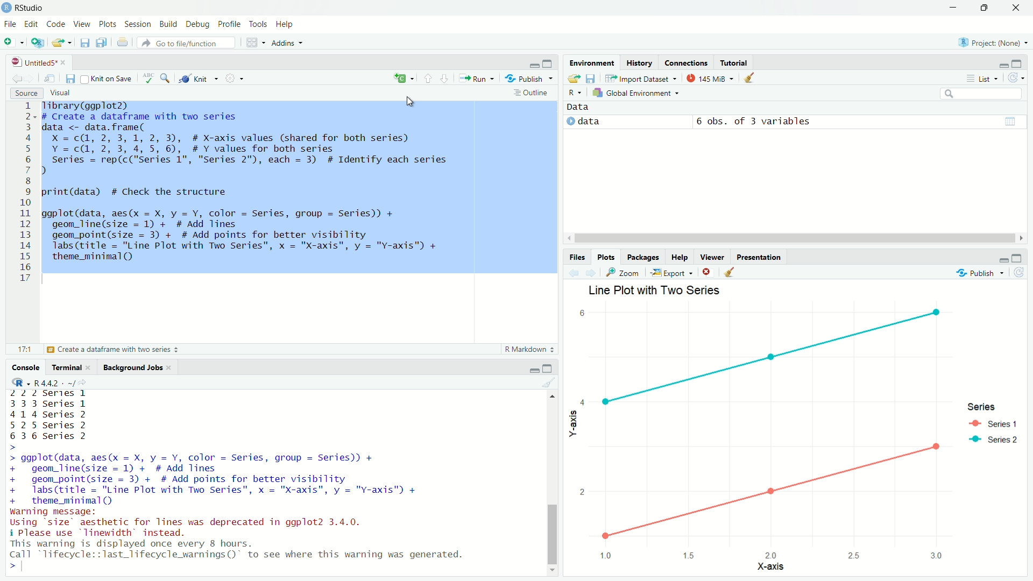  Describe the element at coordinates (165, 79) in the screenshot. I see `Find/Replace` at that location.